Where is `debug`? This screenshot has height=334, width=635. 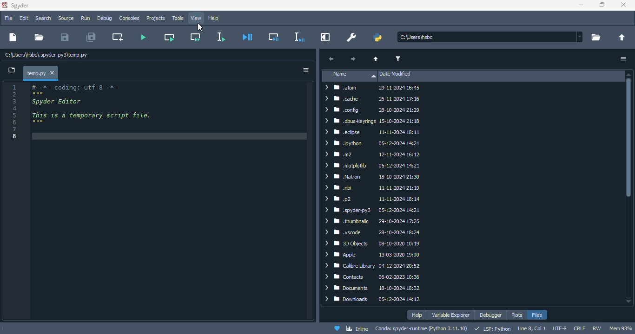 debug is located at coordinates (105, 18).